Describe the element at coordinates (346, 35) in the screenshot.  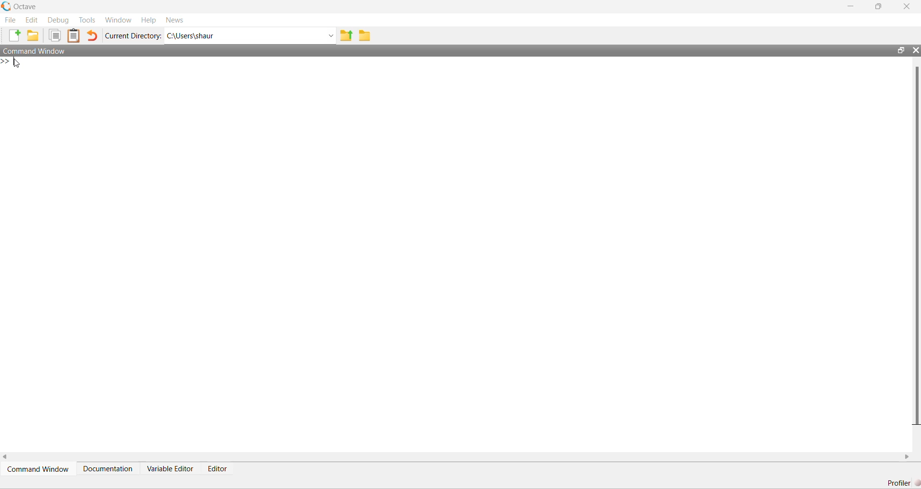
I see `share folder` at that location.